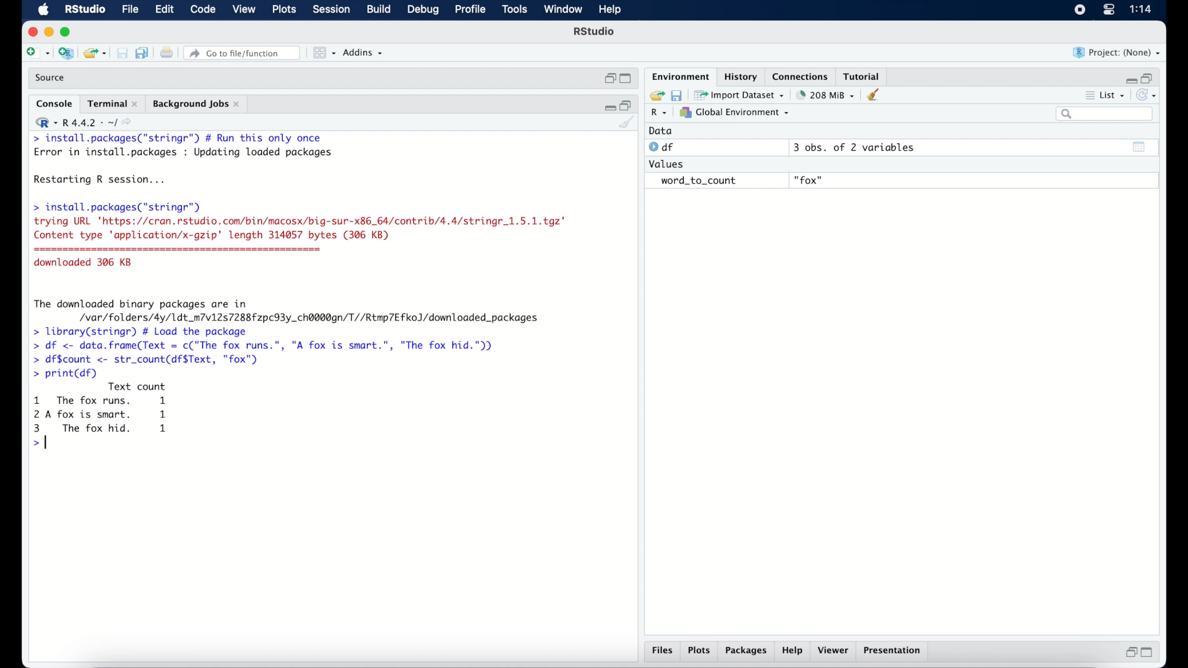 The image size is (1188, 668). What do you see at coordinates (31, 32) in the screenshot?
I see `close` at bounding box center [31, 32].